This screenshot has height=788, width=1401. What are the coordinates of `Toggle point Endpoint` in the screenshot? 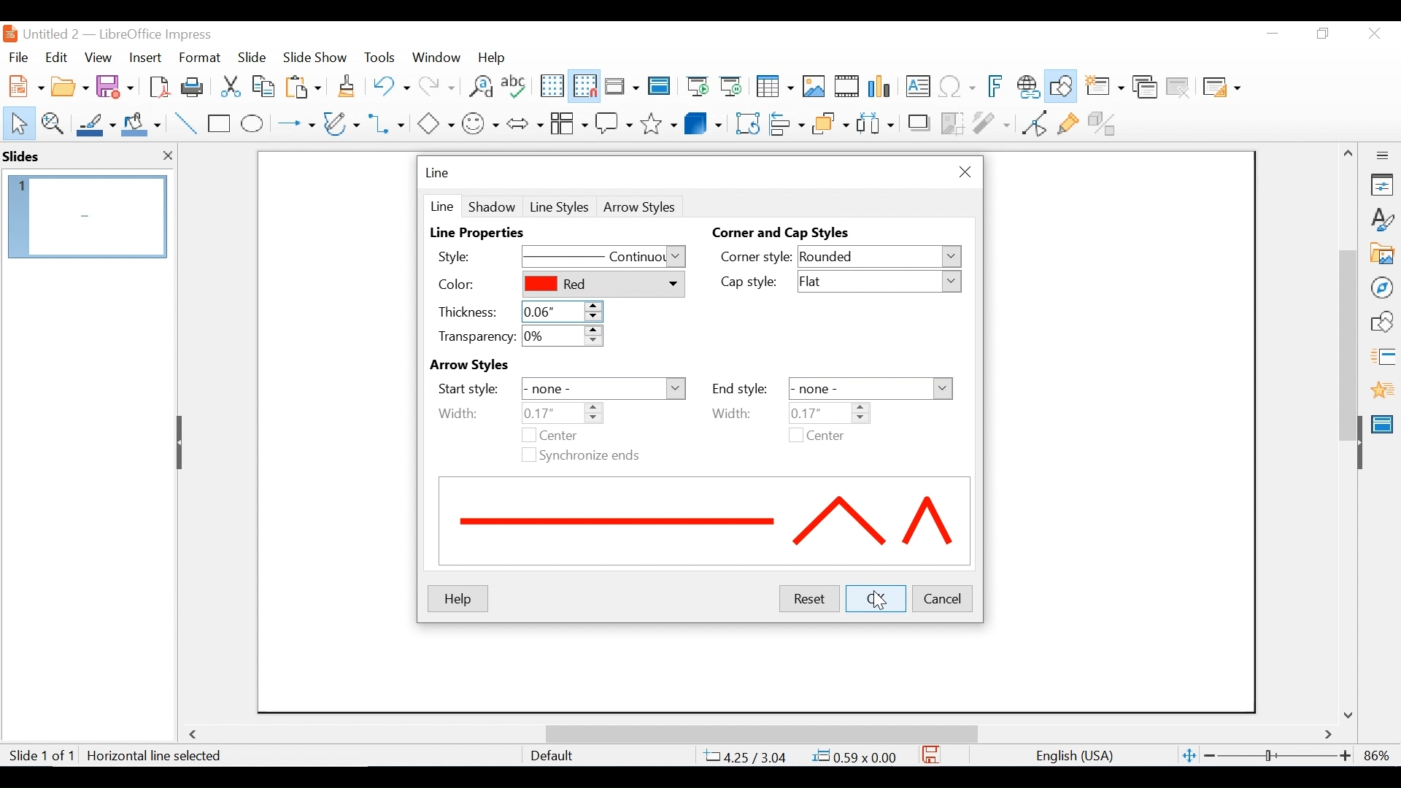 It's located at (1032, 123).